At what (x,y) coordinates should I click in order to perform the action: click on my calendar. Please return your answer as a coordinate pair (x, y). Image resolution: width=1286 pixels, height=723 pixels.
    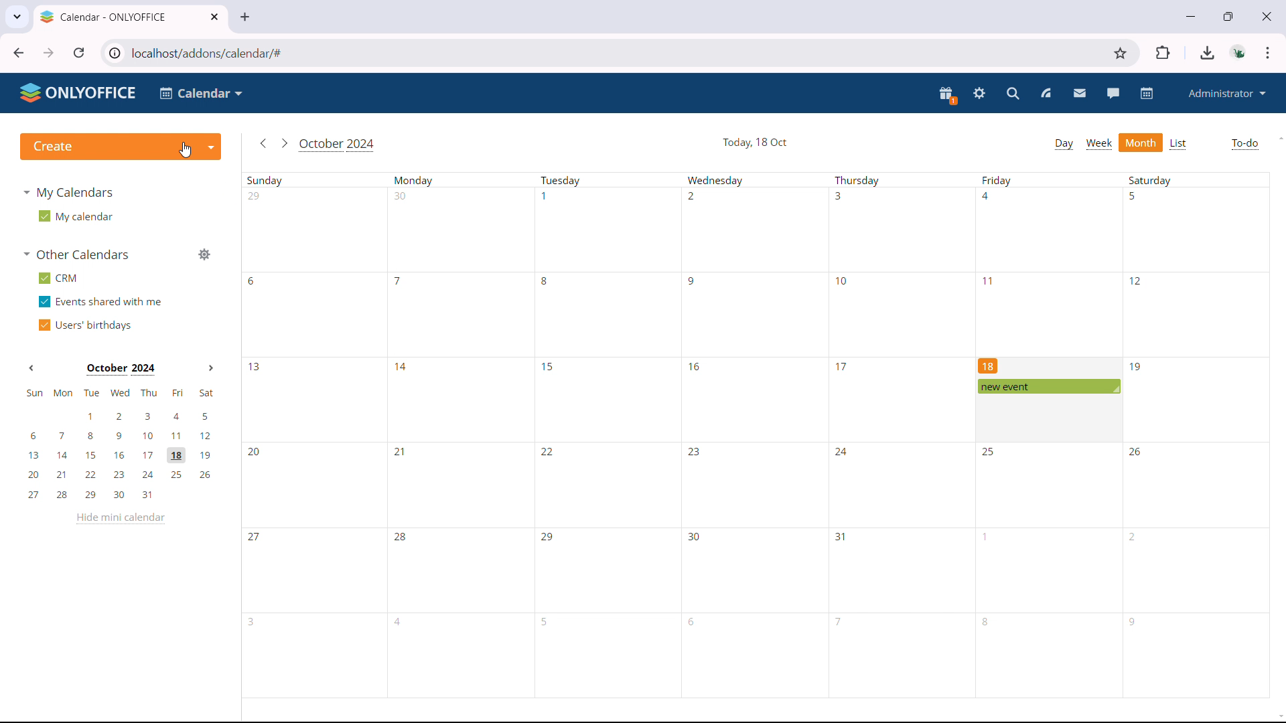
    Looking at the image, I should click on (74, 216).